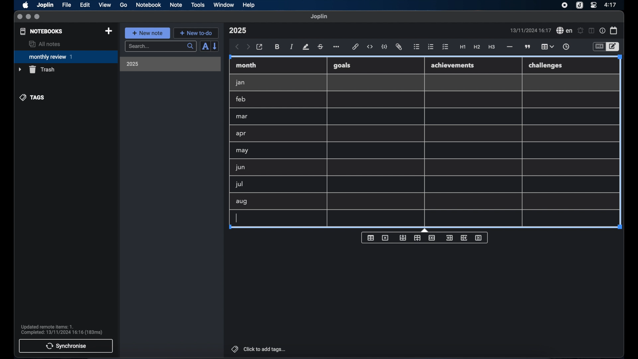 The width and height of the screenshot is (638, 359). Describe the element at coordinates (403, 238) in the screenshot. I see `insert row before` at that location.